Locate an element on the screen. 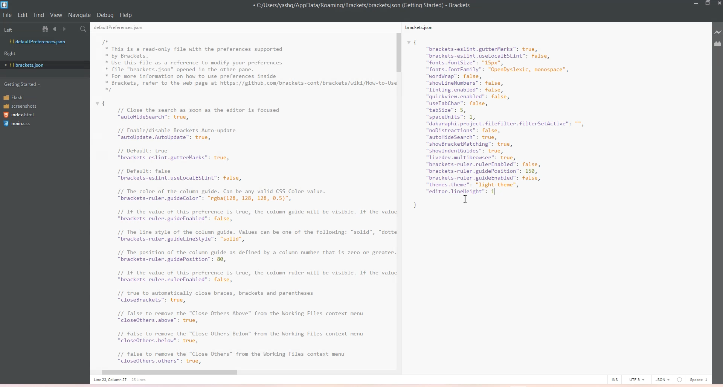  View is located at coordinates (56, 15).